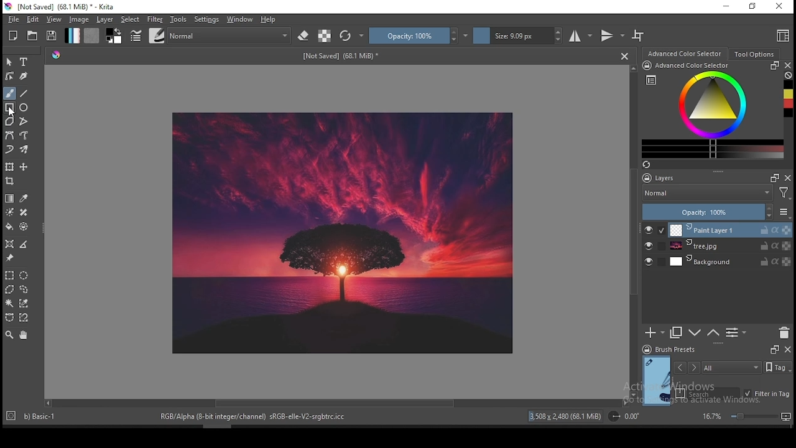 The image size is (796, 448). What do you see at coordinates (746, 416) in the screenshot?
I see `zoom ` at bounding box center [746, 416].